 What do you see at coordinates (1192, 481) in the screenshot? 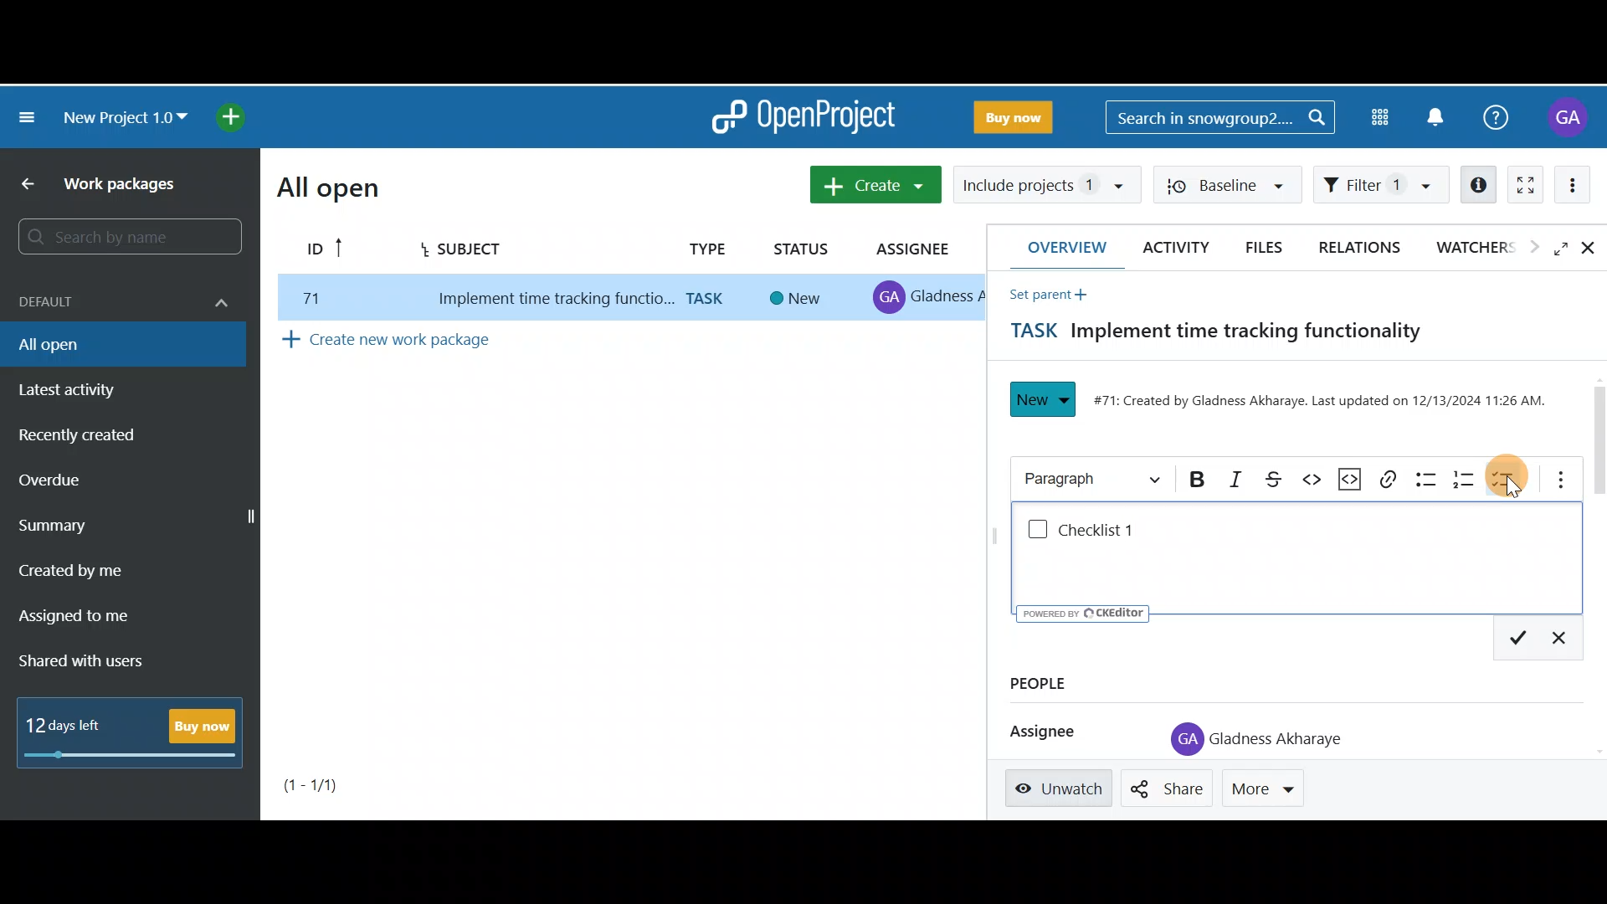
I see `Bold` at bounding box center [1192, 481].